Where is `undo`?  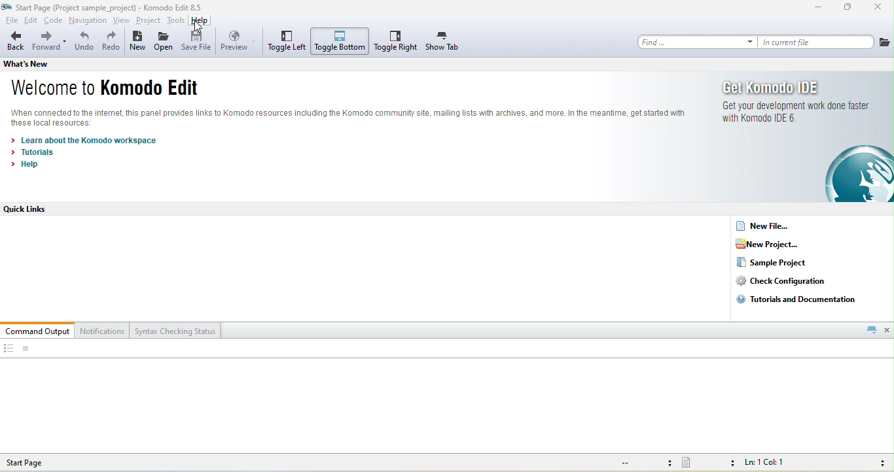 undo is located at coordinates (84, 43).